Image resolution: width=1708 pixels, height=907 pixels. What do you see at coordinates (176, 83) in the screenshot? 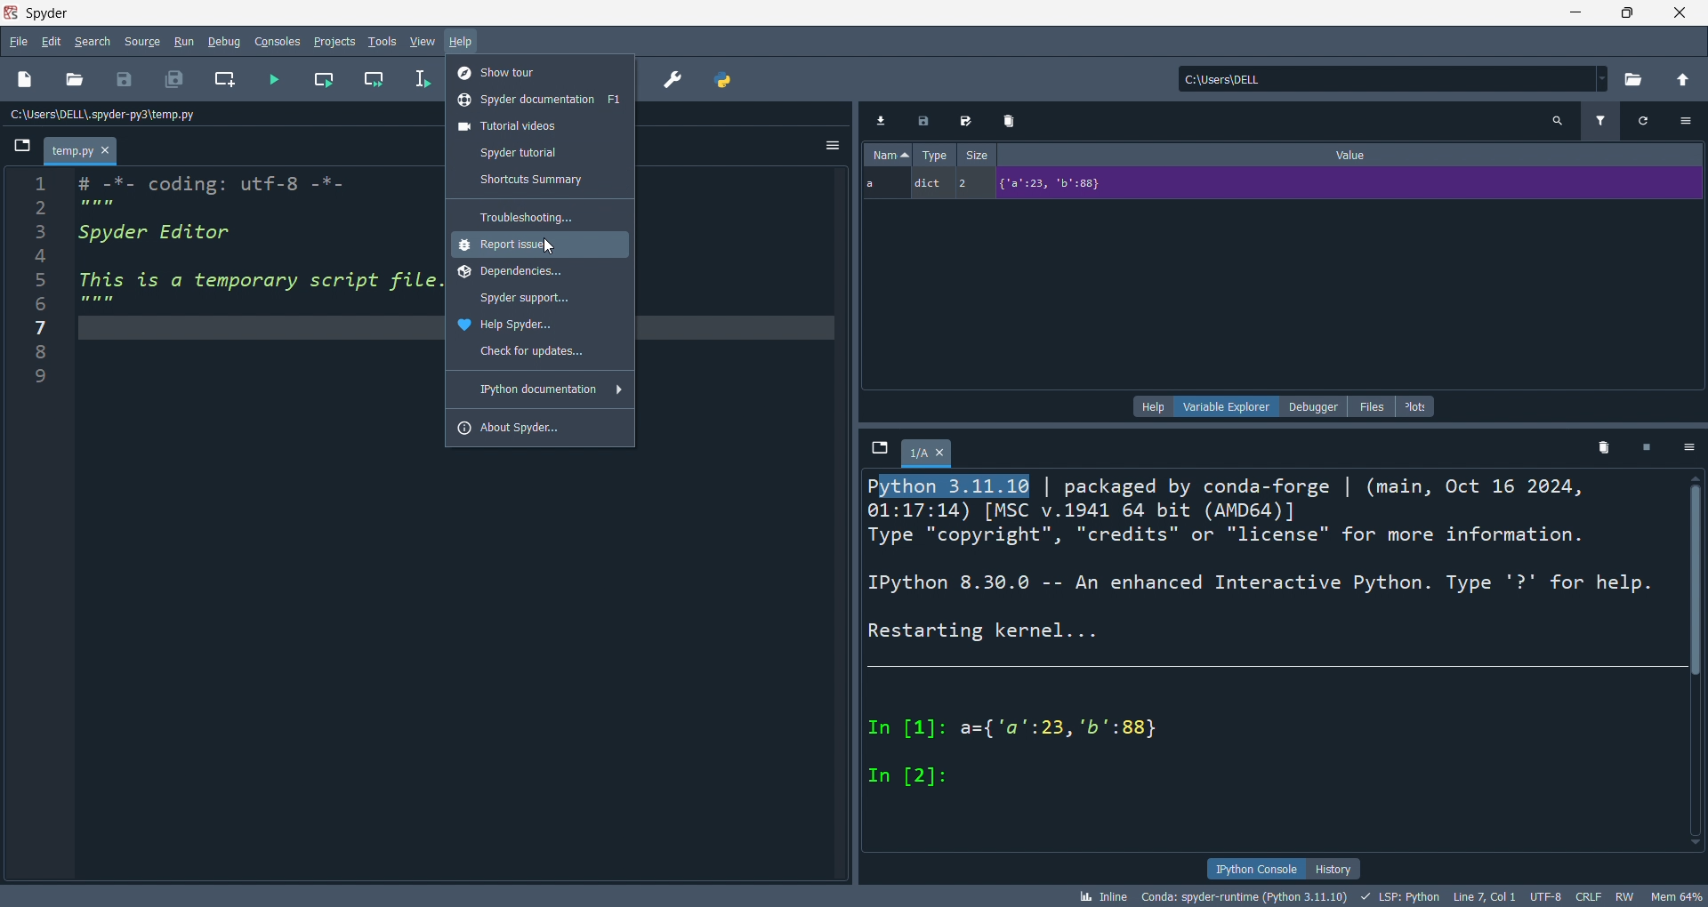
I see `save all` at bounding box center [176, 83].